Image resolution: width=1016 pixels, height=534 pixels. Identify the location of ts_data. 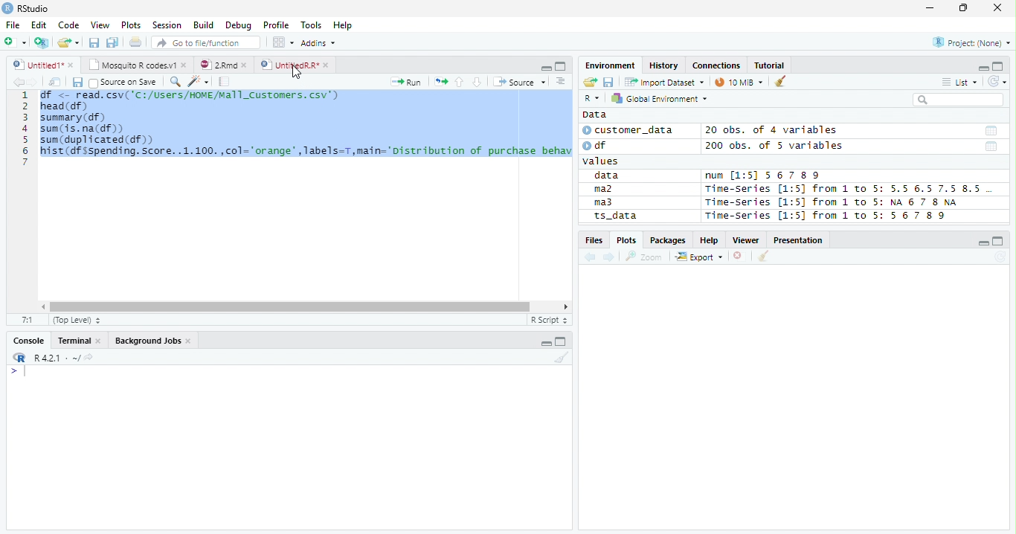
(636, 218).